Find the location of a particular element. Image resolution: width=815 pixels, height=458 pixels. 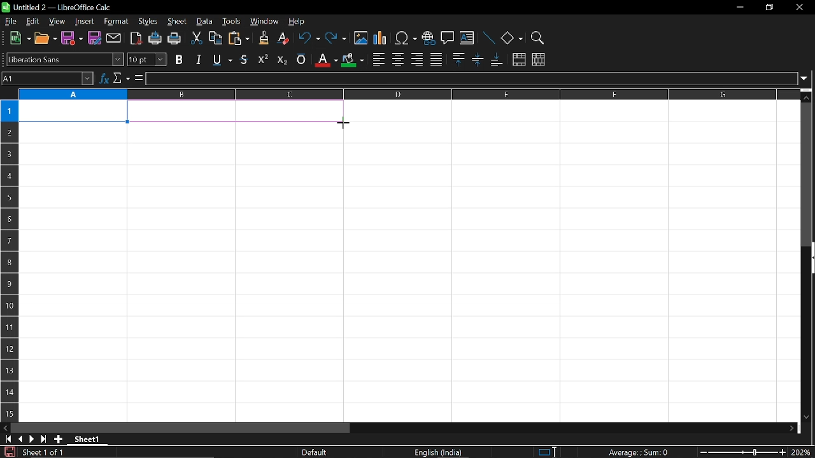

insert chart is located at coordinates (381, 39).